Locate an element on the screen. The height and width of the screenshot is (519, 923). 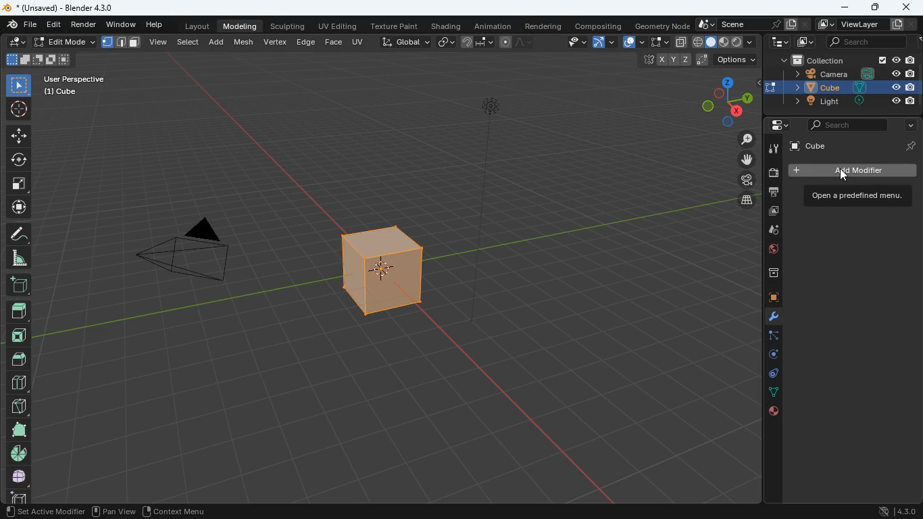
uv editing is located at coordinates (338, 26).